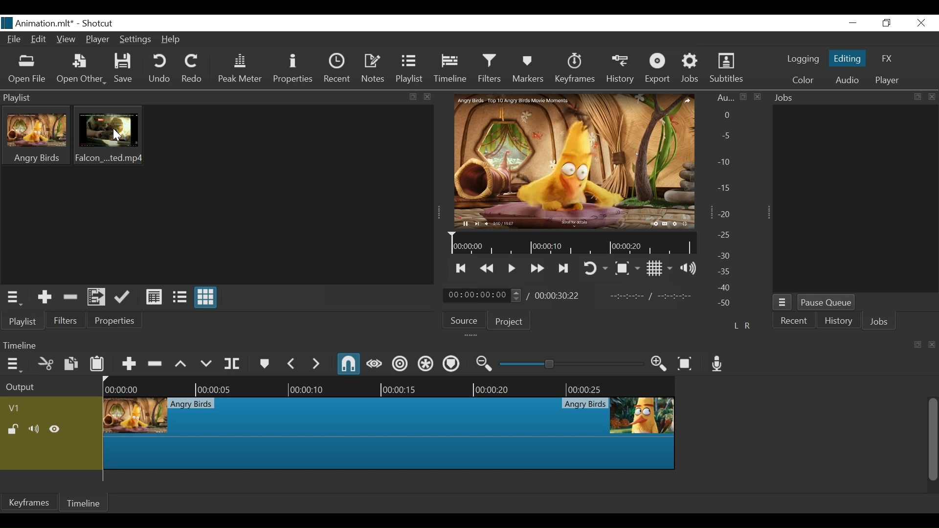 The width and height of the screenshot is (939, 528). I want to click on Peak Meter, so click(240, 69).